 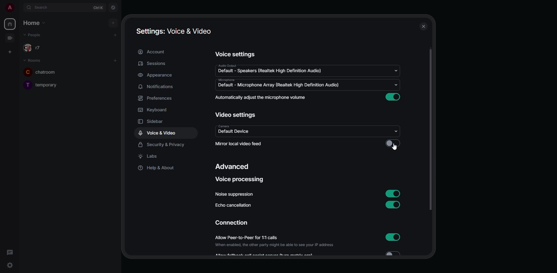 I want to click on add, so click(x=115, y=60).